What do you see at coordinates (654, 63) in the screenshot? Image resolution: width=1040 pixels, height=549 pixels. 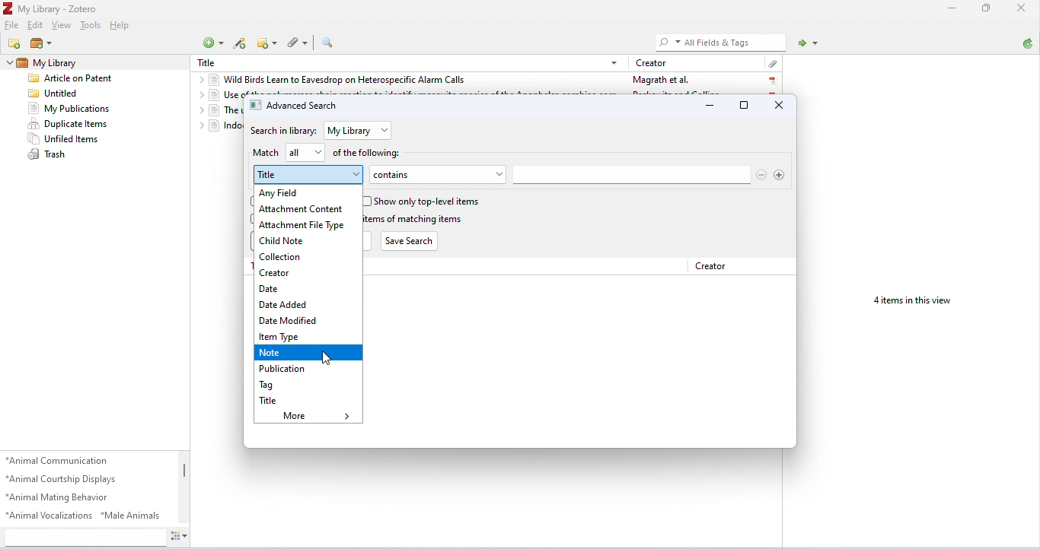 I see `creator` at bounding box center [654, 63].